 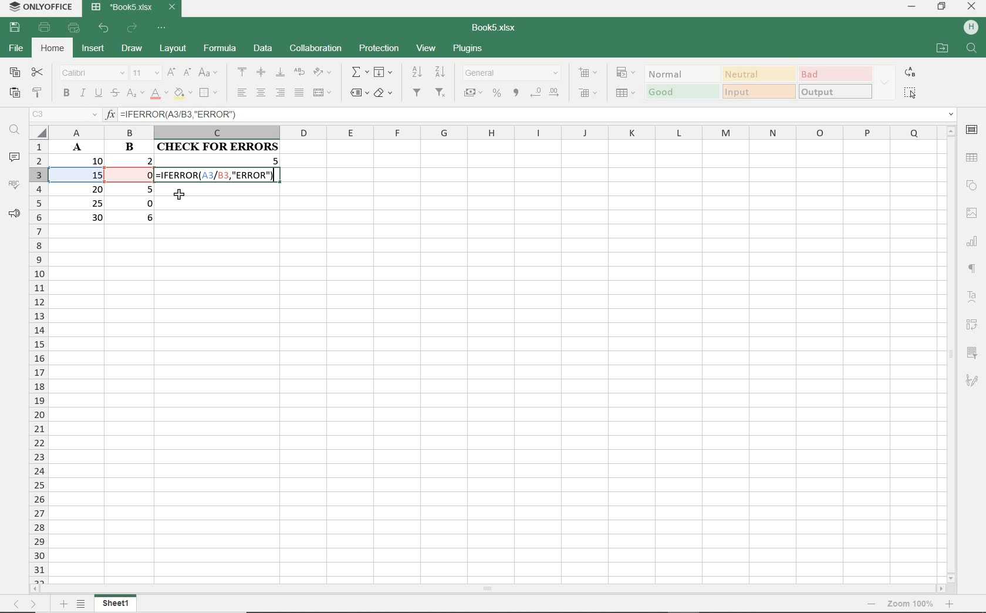 I want to click on CUSTOMIZE QUICK ACCESS TOOLBAR, so click(x=161, y=28).